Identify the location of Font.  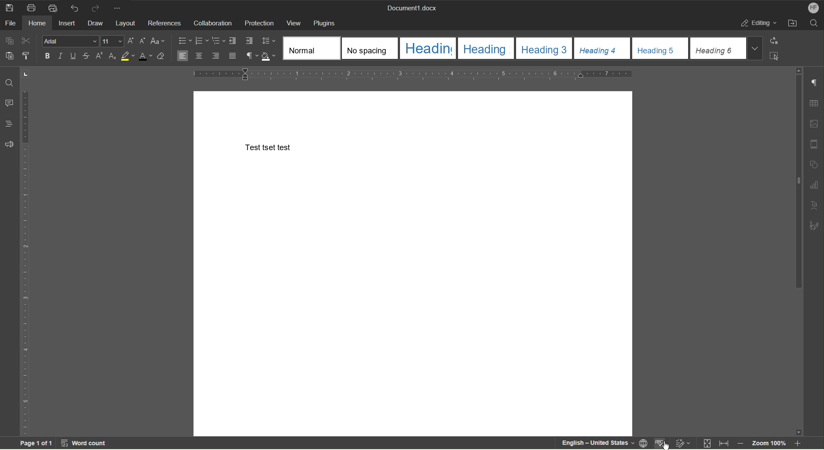
(71, 42).